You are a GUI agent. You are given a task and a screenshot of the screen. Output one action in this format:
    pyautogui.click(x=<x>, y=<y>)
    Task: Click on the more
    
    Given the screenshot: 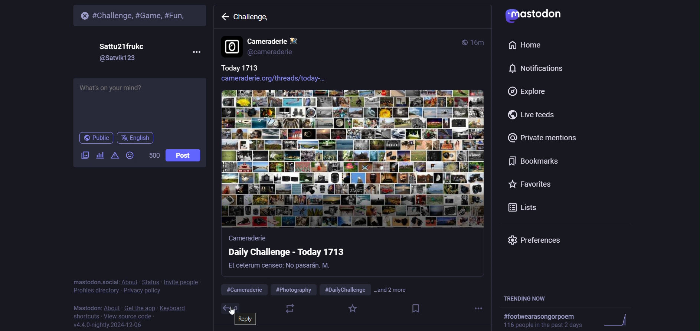 What is the action you would take?
    pyautogui.click(x=195, y=52)
    